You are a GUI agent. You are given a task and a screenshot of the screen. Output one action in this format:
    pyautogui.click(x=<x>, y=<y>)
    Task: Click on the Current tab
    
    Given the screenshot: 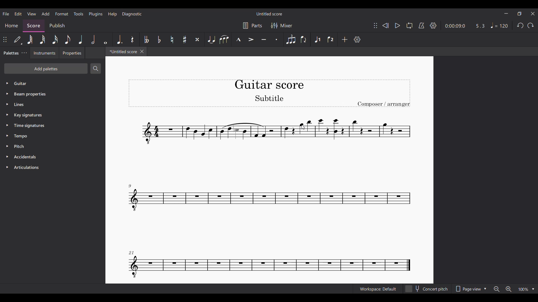 What is the action you would take?
    pyautogui.click(x=122, y=51)
    